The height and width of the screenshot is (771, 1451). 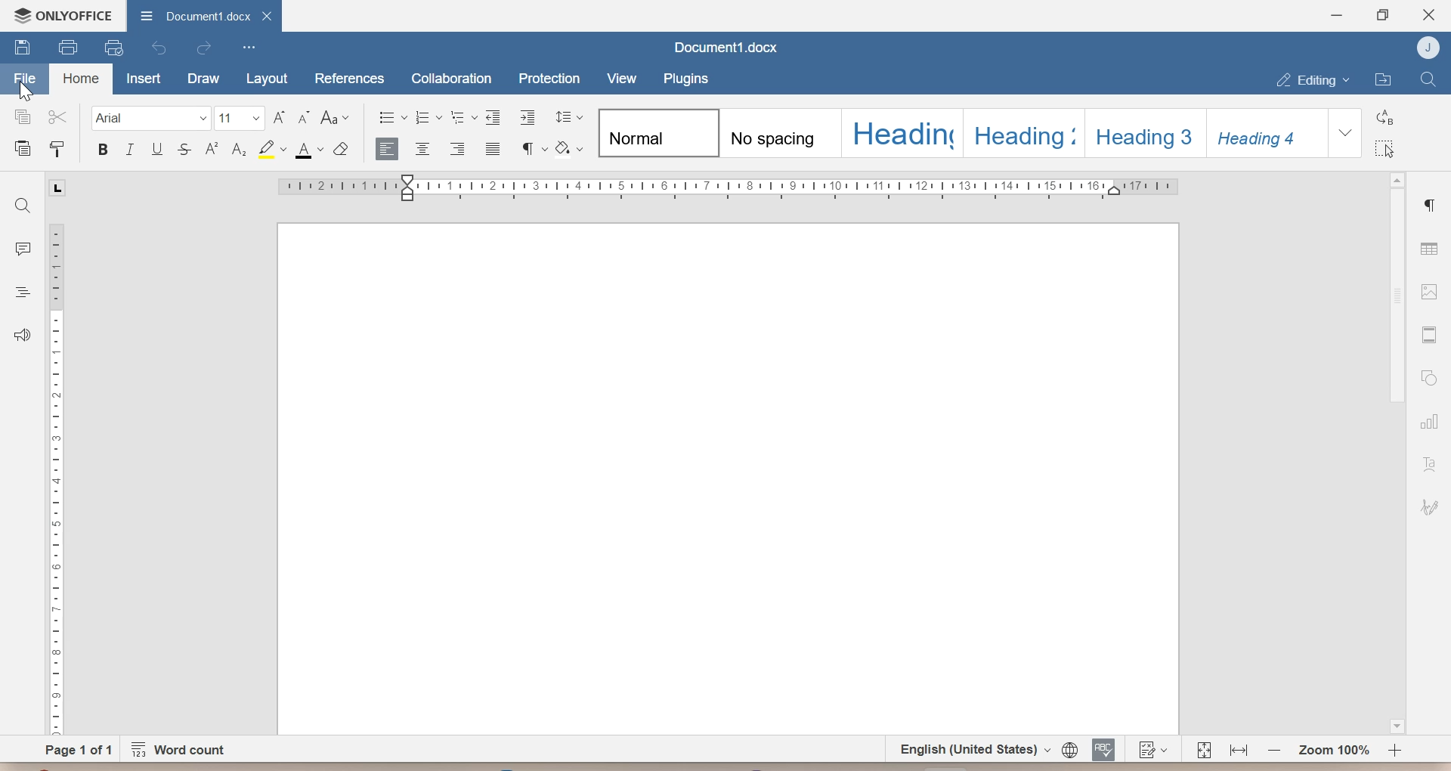 What do you see at coordinates (20, 146) in the screenshot?
I see `Paste` at bounding box center [20, 146].